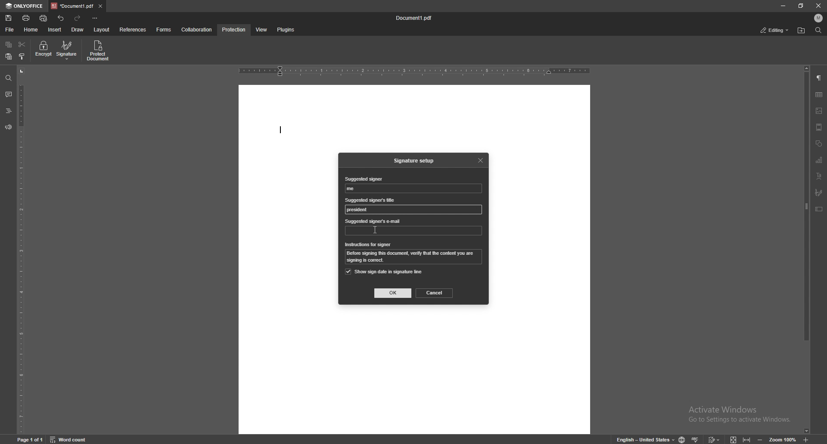 The image size is (827, 444). I want to click on paragraph, so click(819, 78).